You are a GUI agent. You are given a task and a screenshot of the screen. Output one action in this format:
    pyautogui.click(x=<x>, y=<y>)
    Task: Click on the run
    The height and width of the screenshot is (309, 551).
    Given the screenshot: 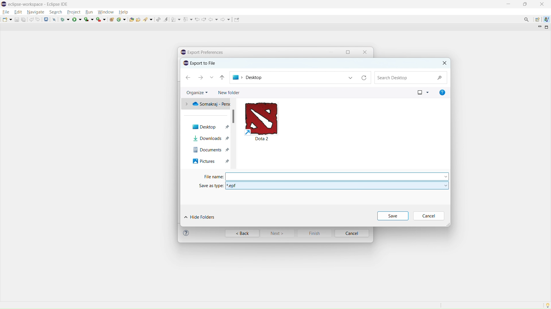 What is the action you would take?
    pyautogui.click(x=77, y=20)
    